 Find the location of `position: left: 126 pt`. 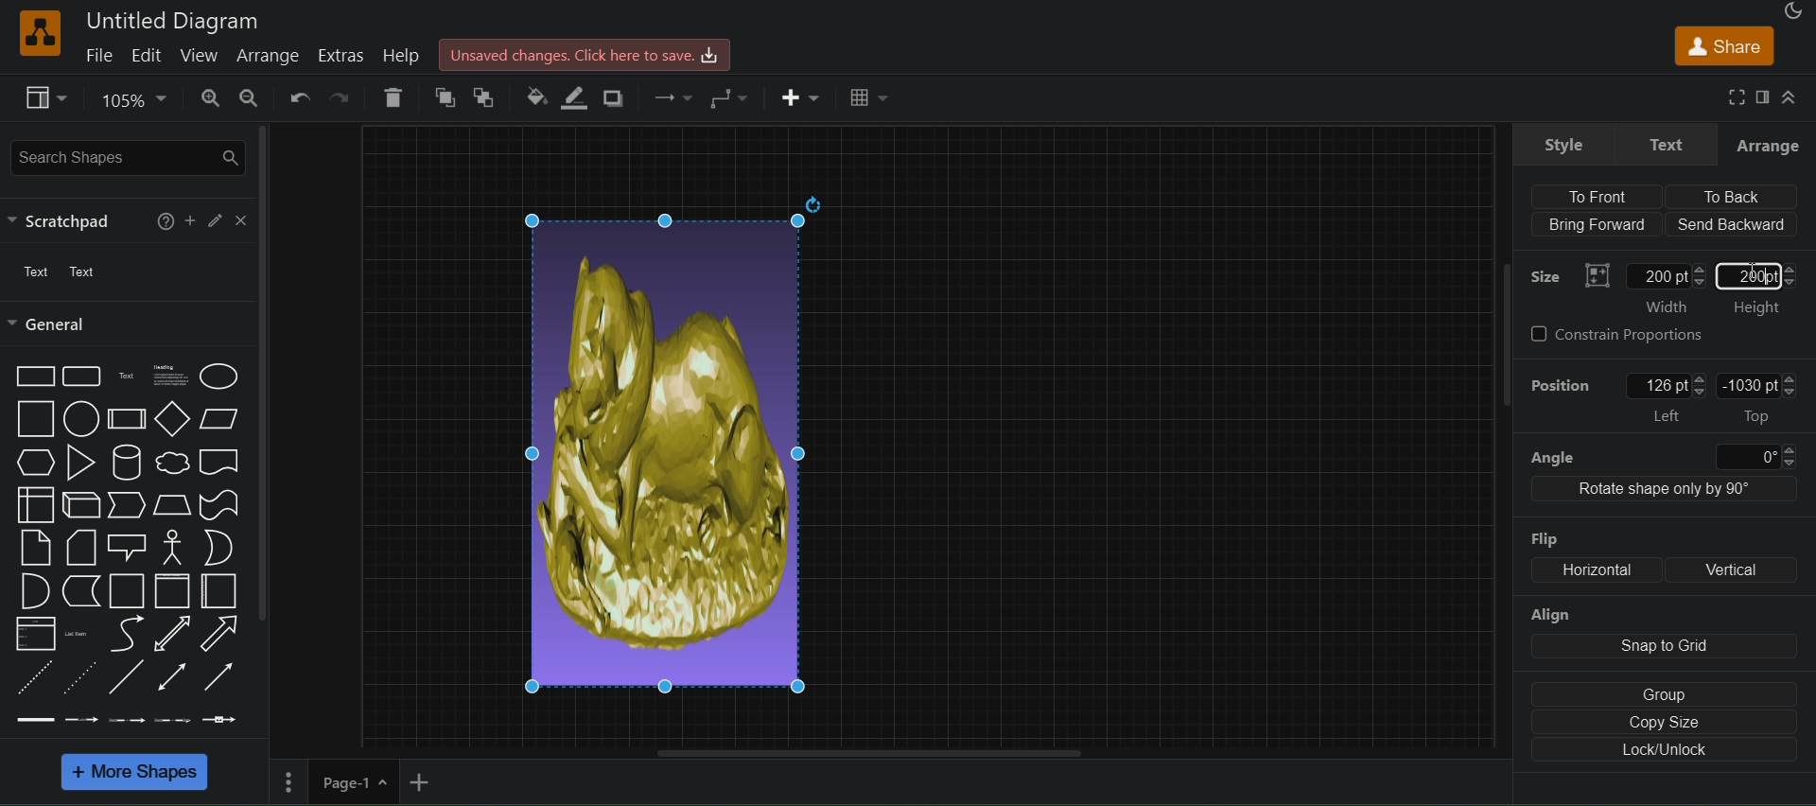

position: left: 126 pt is located at coordinates (1615, 398).